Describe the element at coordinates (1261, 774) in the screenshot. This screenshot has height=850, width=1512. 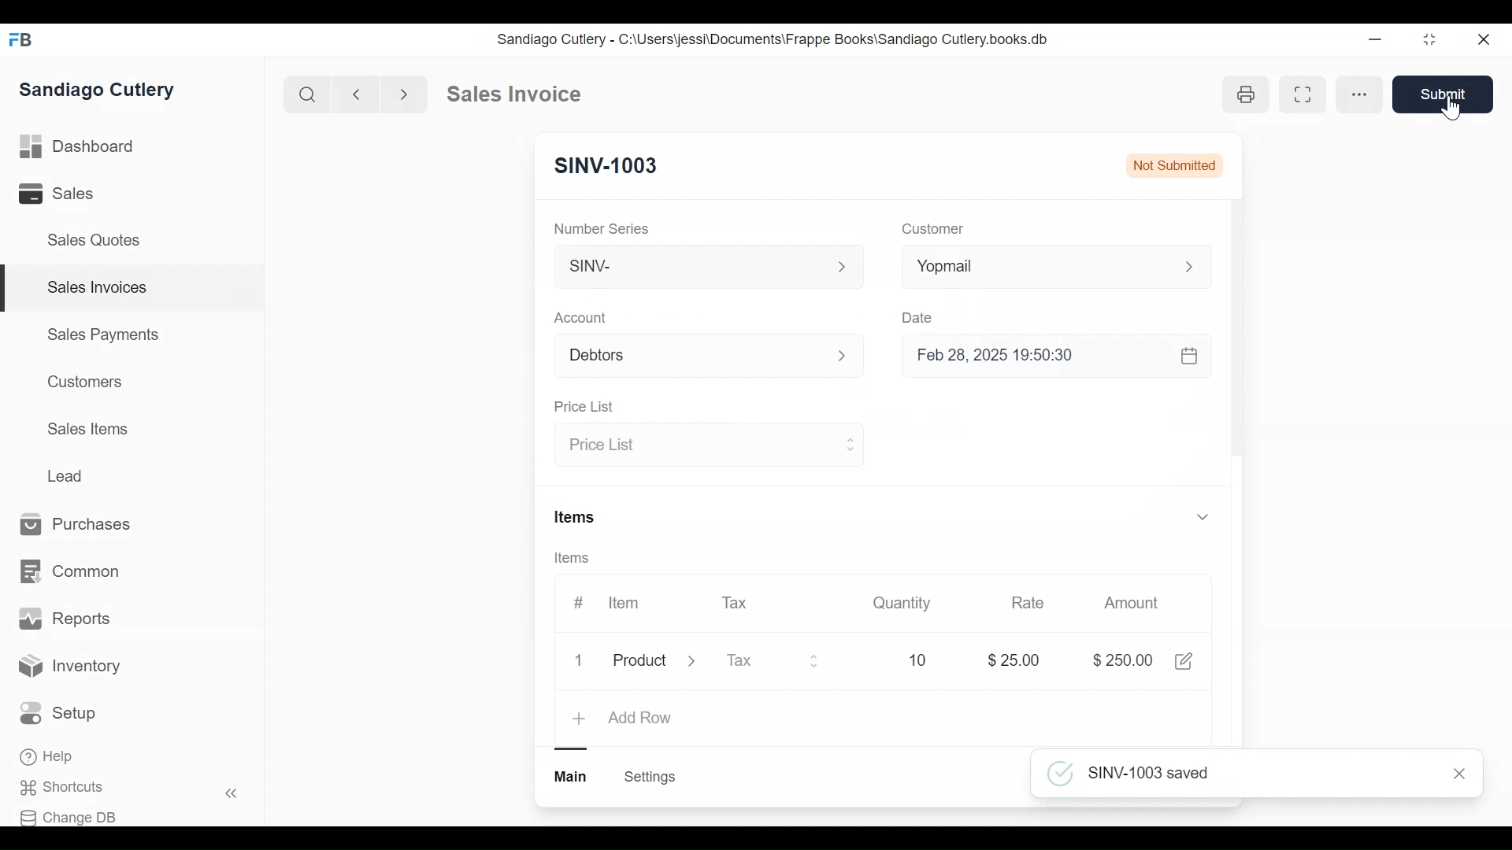
I see `SINV-1003 saved` at that location.